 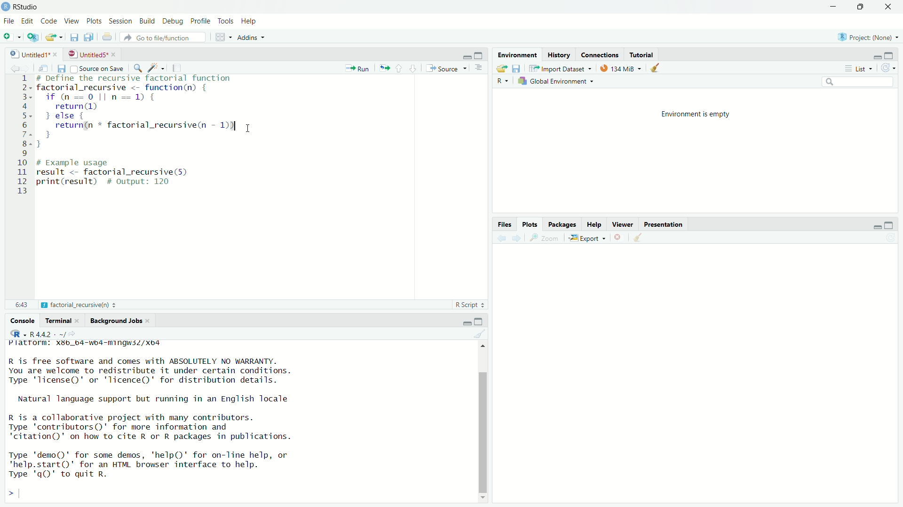 What do you see at coordinates (22, 132) in the screenshot?
I see `12345678910111213` at bounding box center [22, 132].